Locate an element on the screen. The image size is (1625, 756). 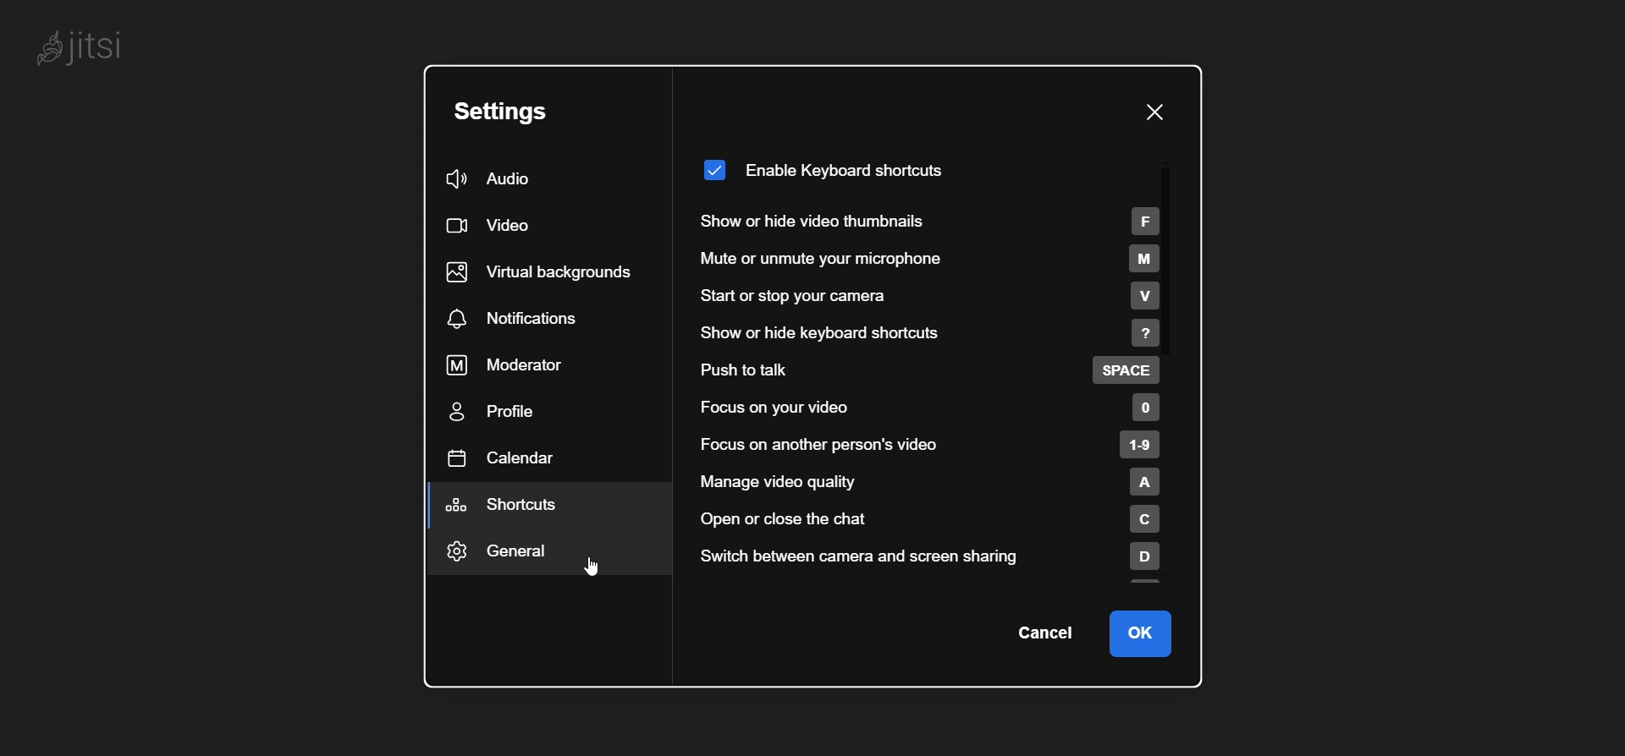
audio is located at coordinates (492, 180).